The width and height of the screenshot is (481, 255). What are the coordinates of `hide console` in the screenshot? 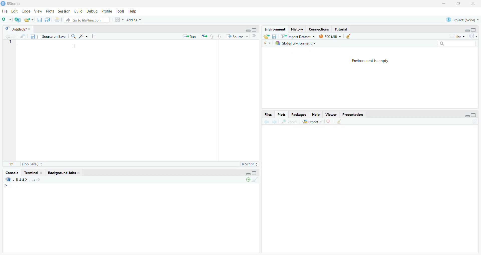 It's located at (473, 115).